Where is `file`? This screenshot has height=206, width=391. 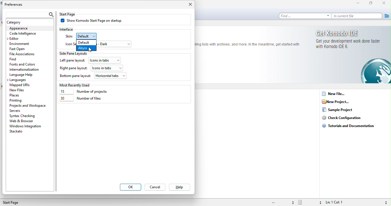 file is located at coordinates (387, 15).